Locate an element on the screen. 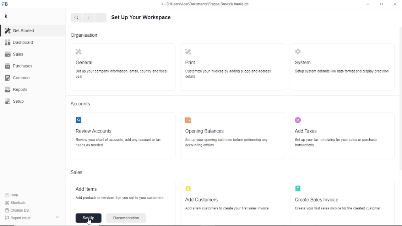 The image size is (402, 226). Create Sales Invoice   Create your sales invoice for the created customer. is located at coordinates (337, 198).